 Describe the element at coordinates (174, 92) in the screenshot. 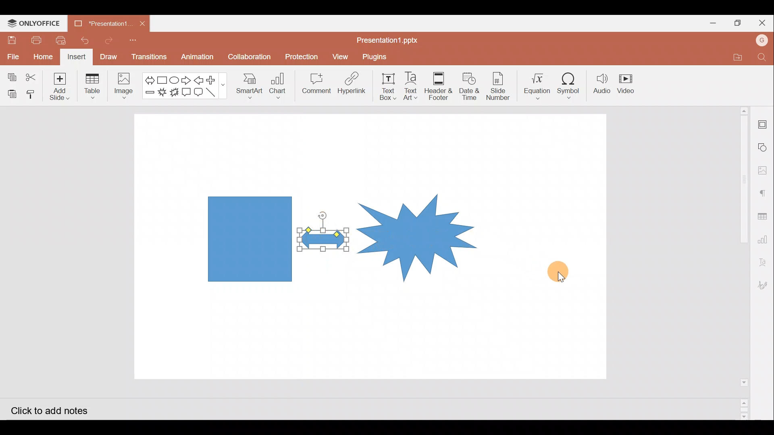

I see `Explosion 2` at that location.